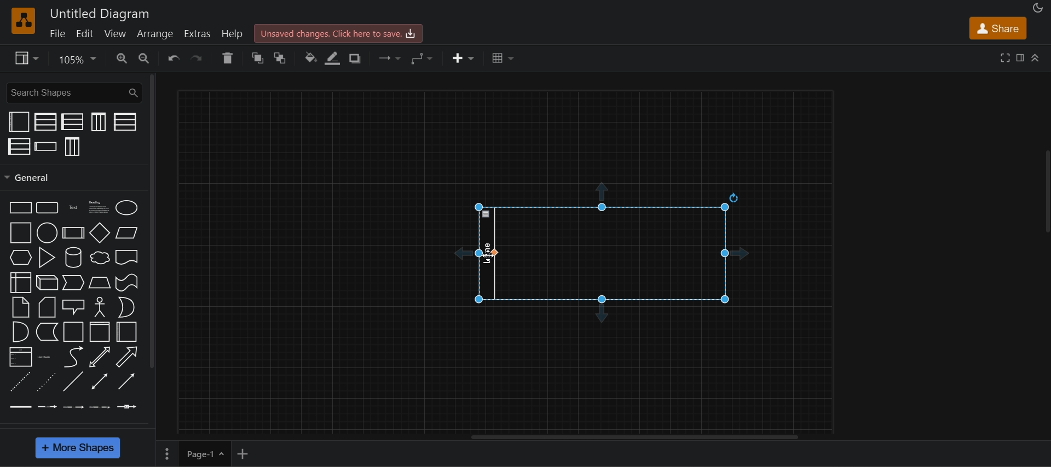 The height and width of the screenshot is (467, 1051). What do you see at coordinates (46, 146) in the screenshot?
I see `horizontal swim lane` at bounding box center [46, 146].